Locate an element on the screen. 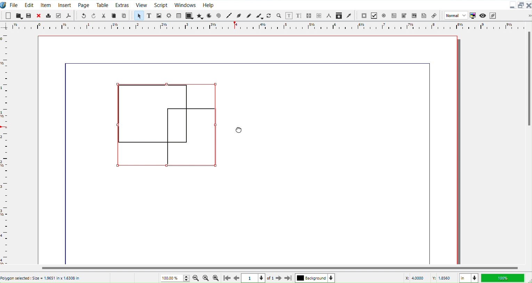 The image size is (532, 283). Normal is located at coordinates (455, 15).